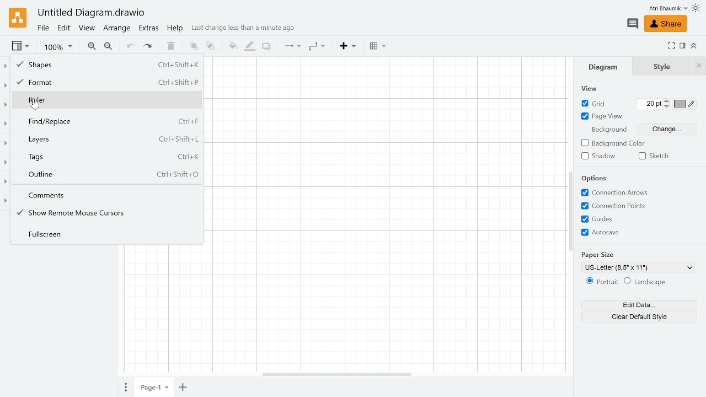  I want to click on Shadow, so click(266, 47).